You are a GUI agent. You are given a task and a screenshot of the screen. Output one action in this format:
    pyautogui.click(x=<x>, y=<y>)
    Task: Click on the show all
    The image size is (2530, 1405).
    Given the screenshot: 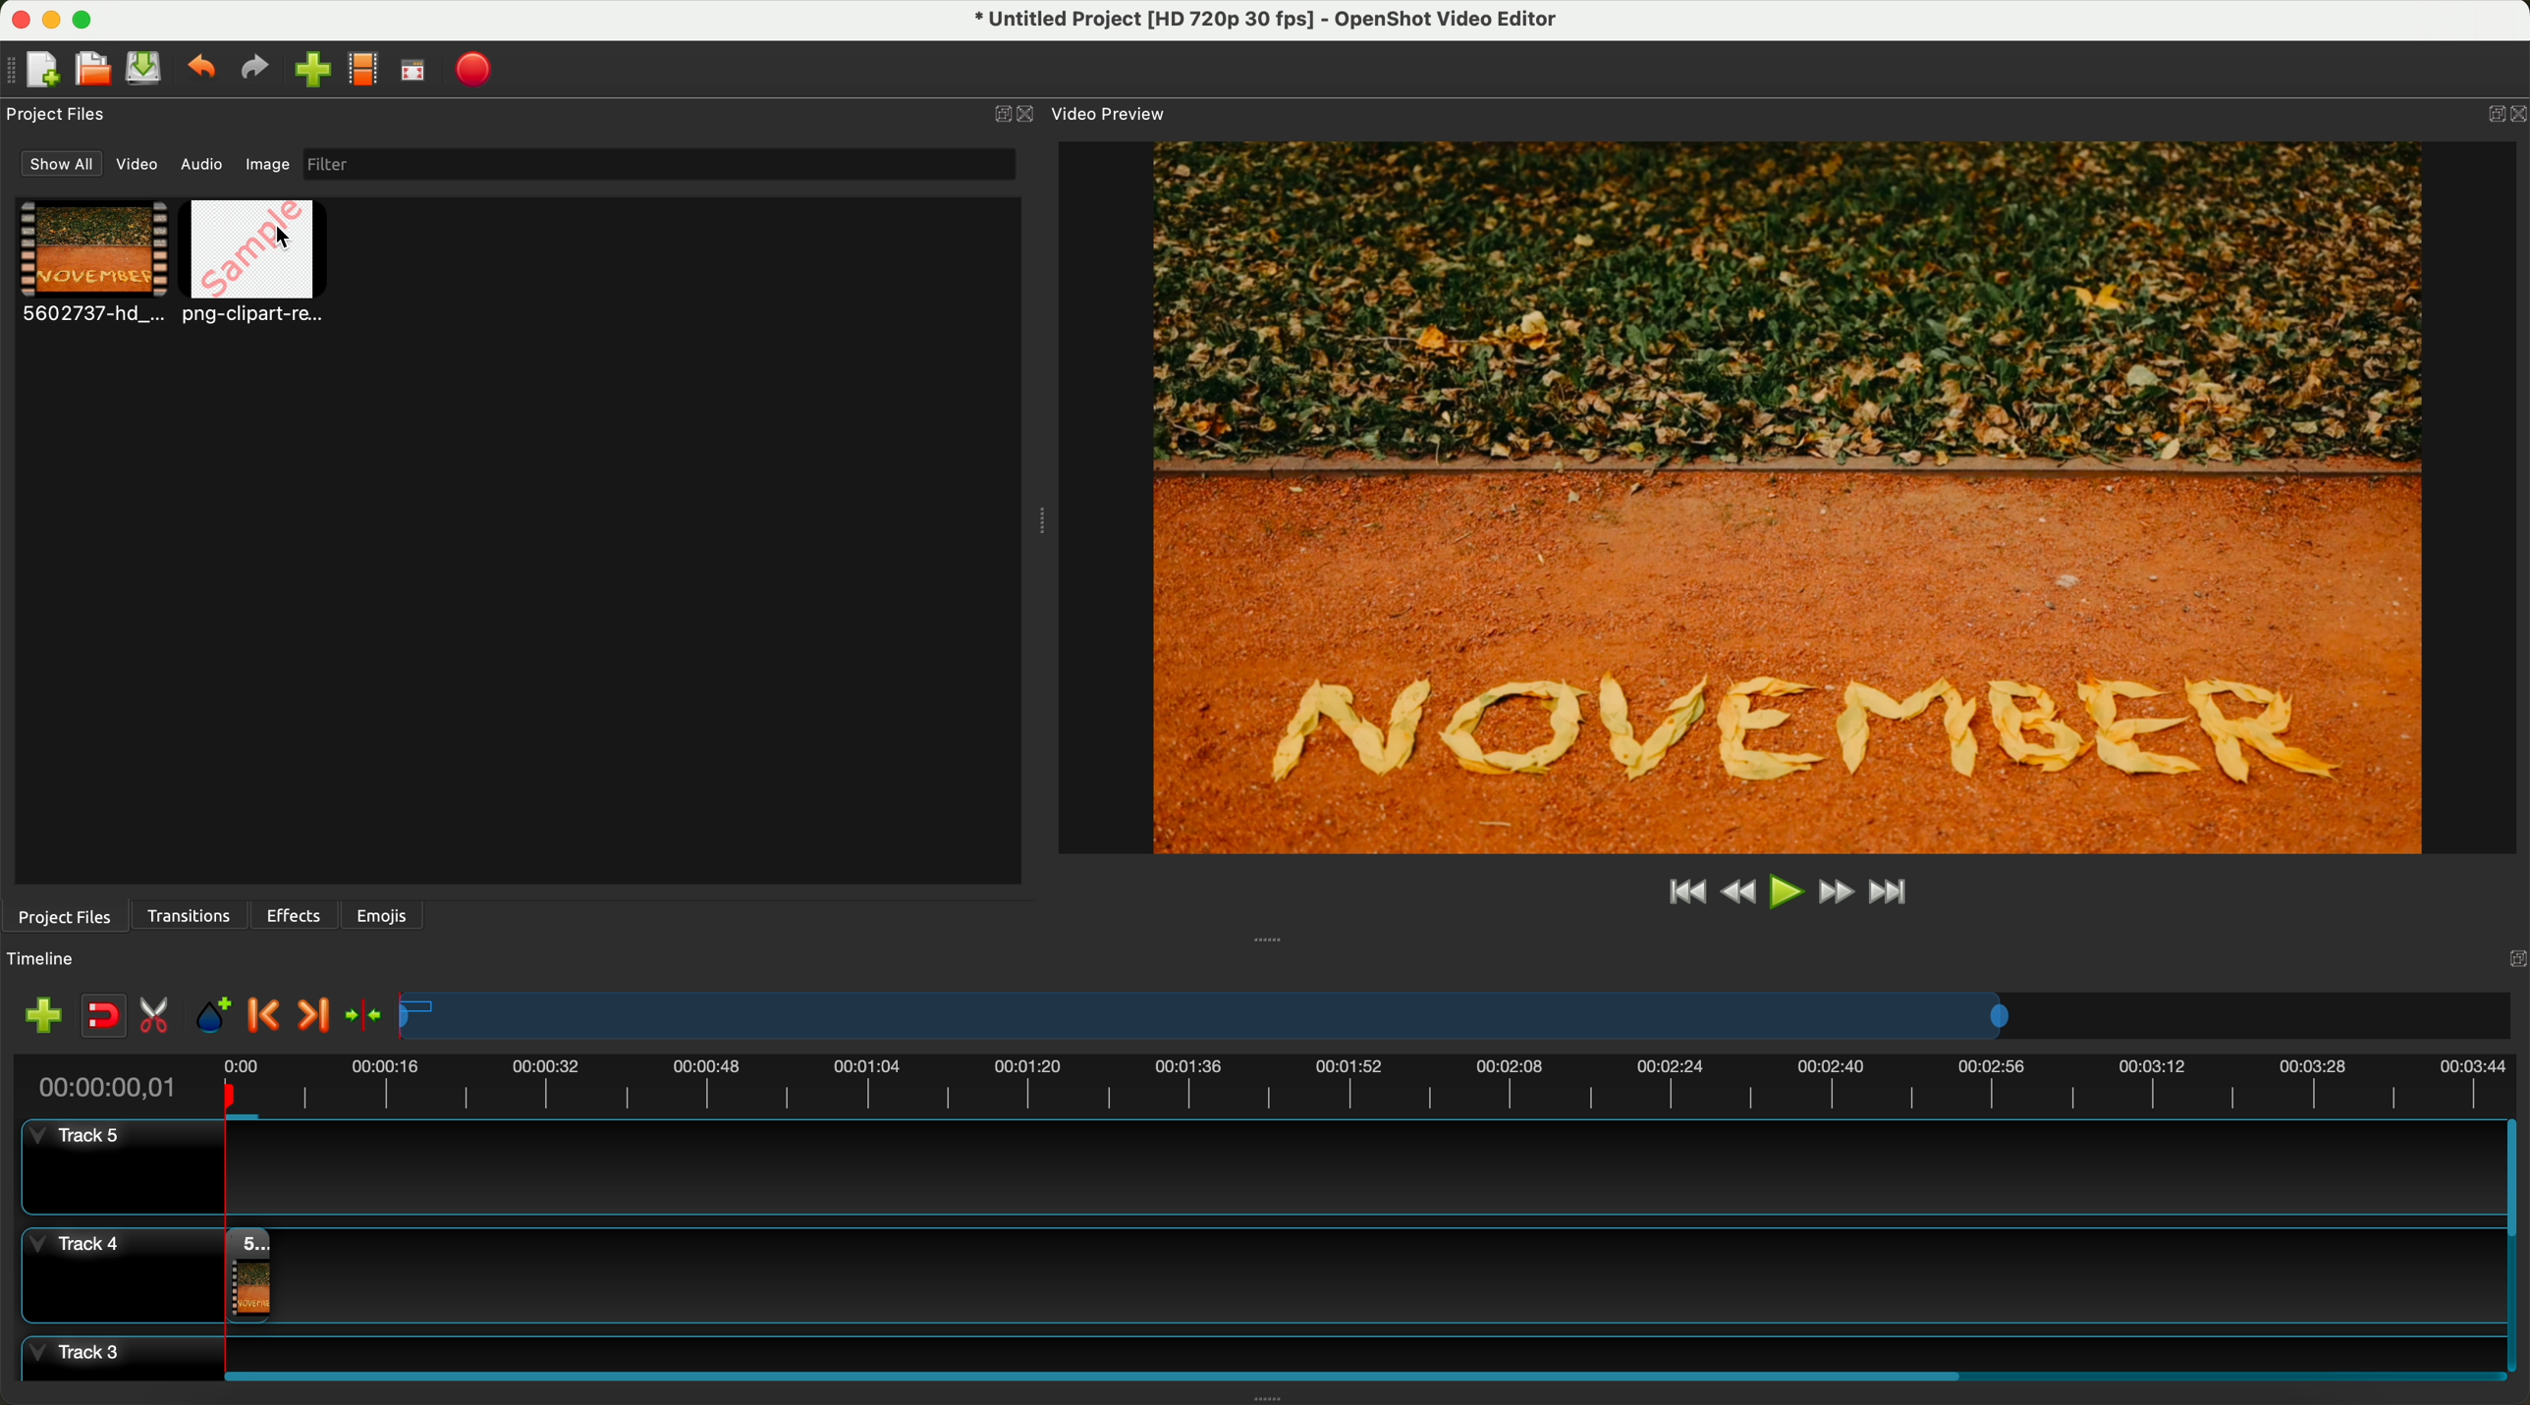 What is the action you would take?
    pyautogui.click(x=62, y=164)
    